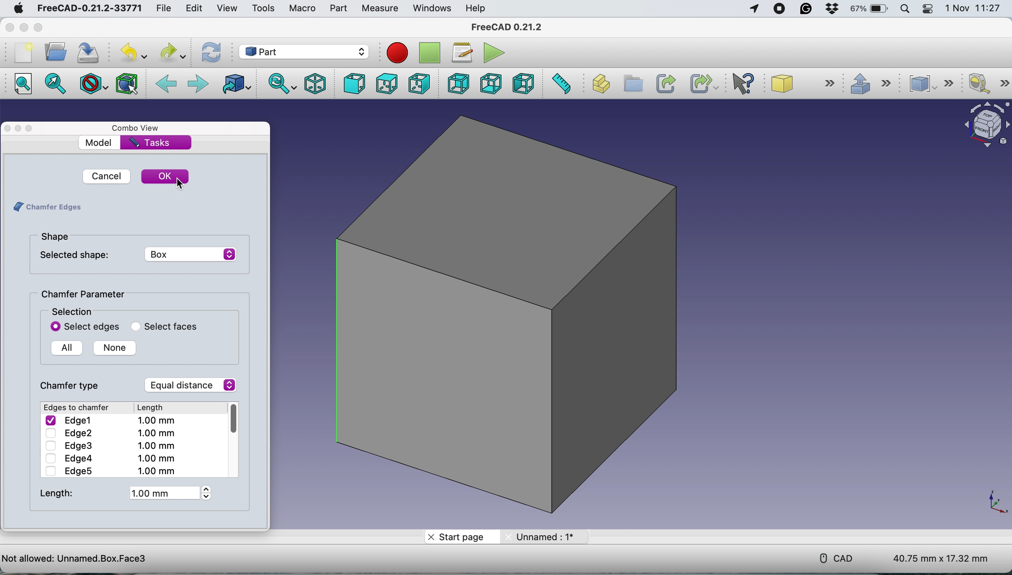 Image resolution: width=1012 pixels, height=575 pixels. What do you see at coordinates (11, 28) in the screenshot?
I see `close` at bounding box center [11, 28].